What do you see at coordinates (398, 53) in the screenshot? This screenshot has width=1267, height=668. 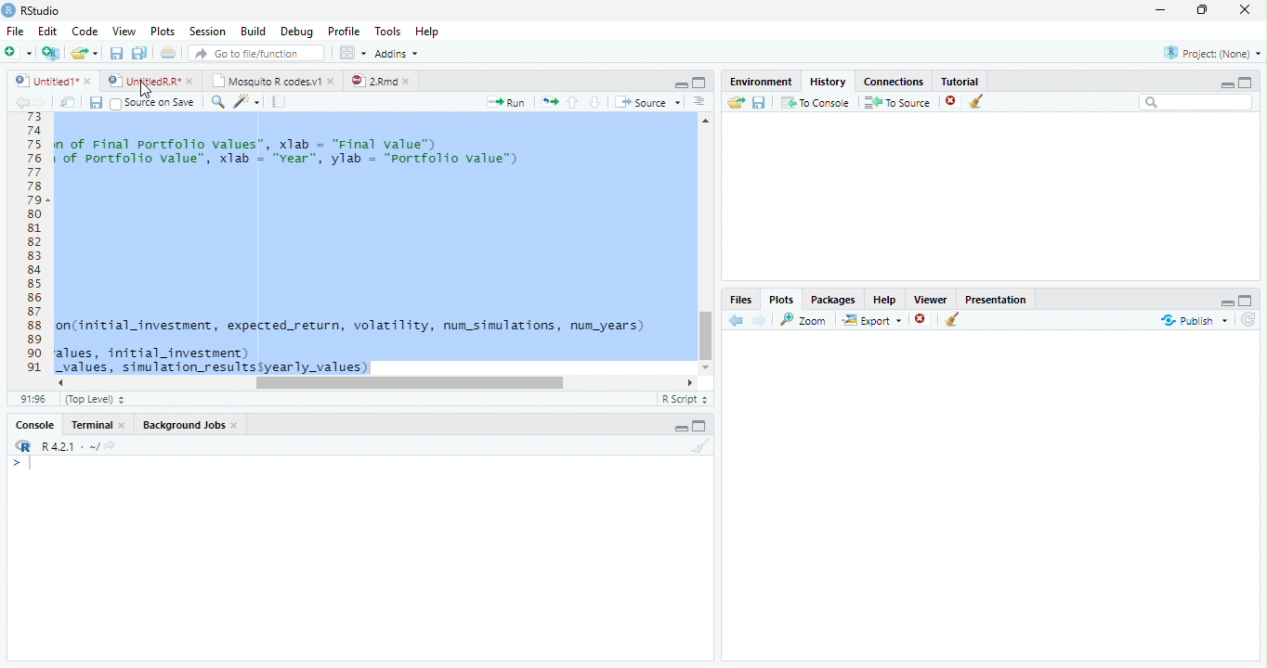 I see `Addins` at bounding box center [398, 53].